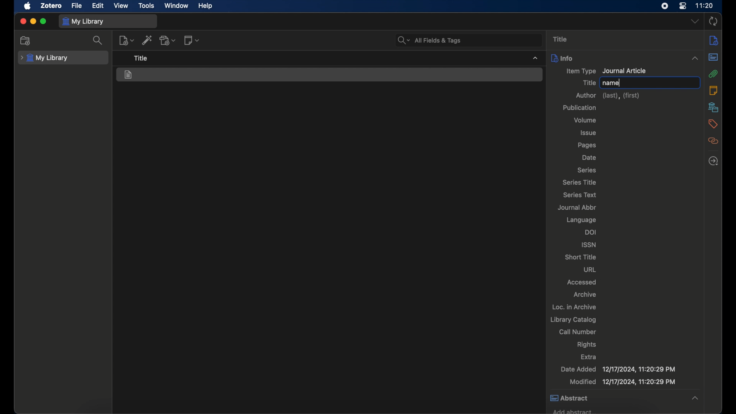 Image resolution: width=736 pixels, height=414 pixels. I want to click on tools, so click(147, 6).